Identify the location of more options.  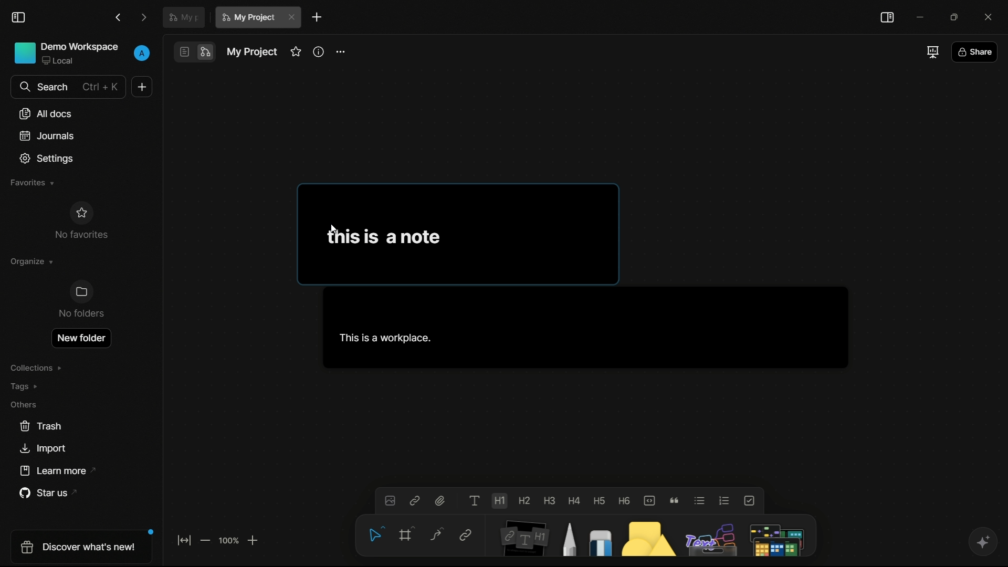
(341, 50).